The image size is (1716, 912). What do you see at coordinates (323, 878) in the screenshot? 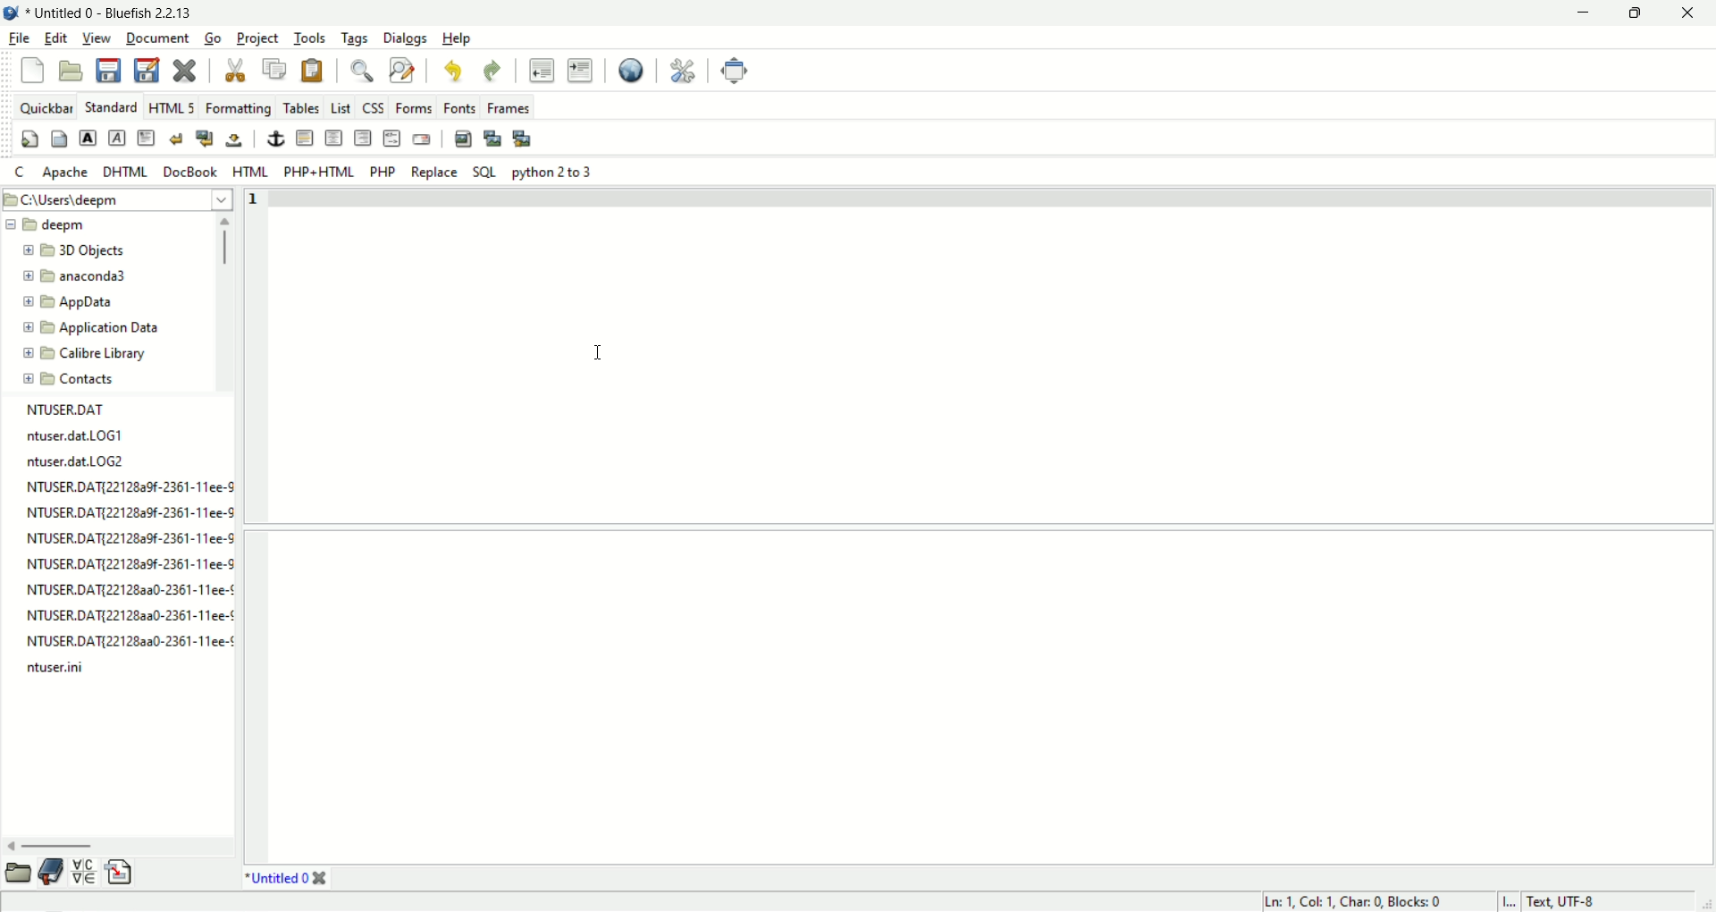
I see `close` at bounding box center [323, 878].